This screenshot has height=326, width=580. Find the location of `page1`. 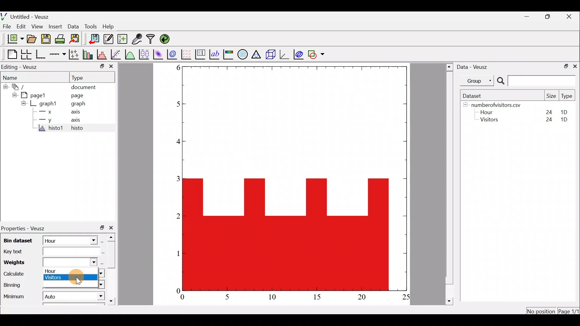

page1 is located at coordinates (36, 95).